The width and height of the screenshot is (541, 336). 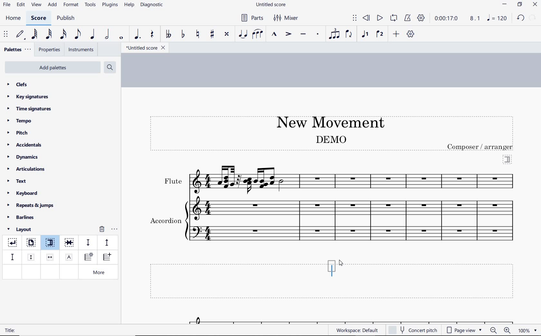 What do you see at coordinates (520, 5) in the screenshot?
I see `restore down` at bounding box center [520, 5].